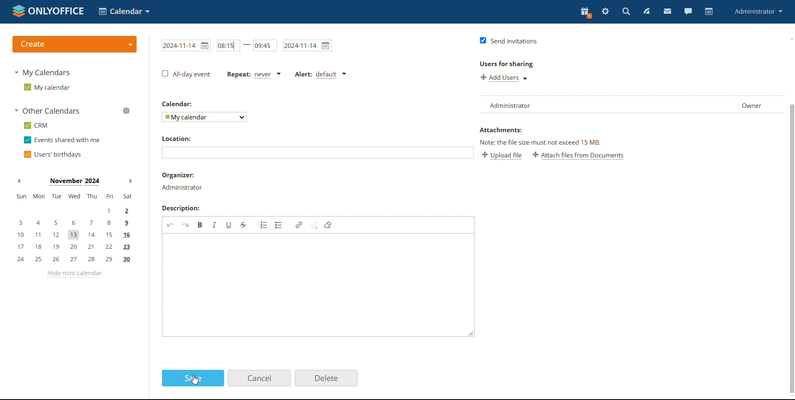 Image resolution: width=795 pixels, height=400 pixels. What do you see at coordinates (506, 64) in the screenshot?
I see `users for sharing` at bounding box center [506, 64].